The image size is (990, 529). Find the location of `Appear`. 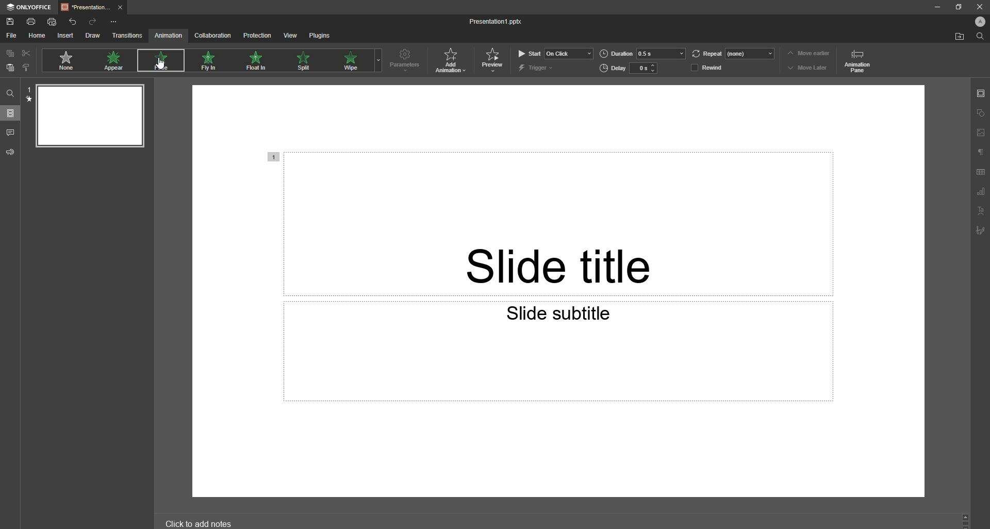

Appear is located at coordinates (115, 62).